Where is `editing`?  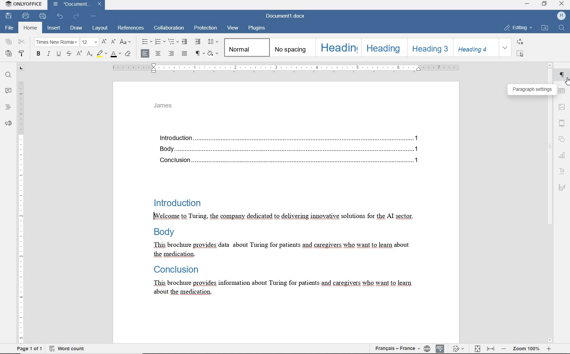 editing is located at coordinates (518, 28).